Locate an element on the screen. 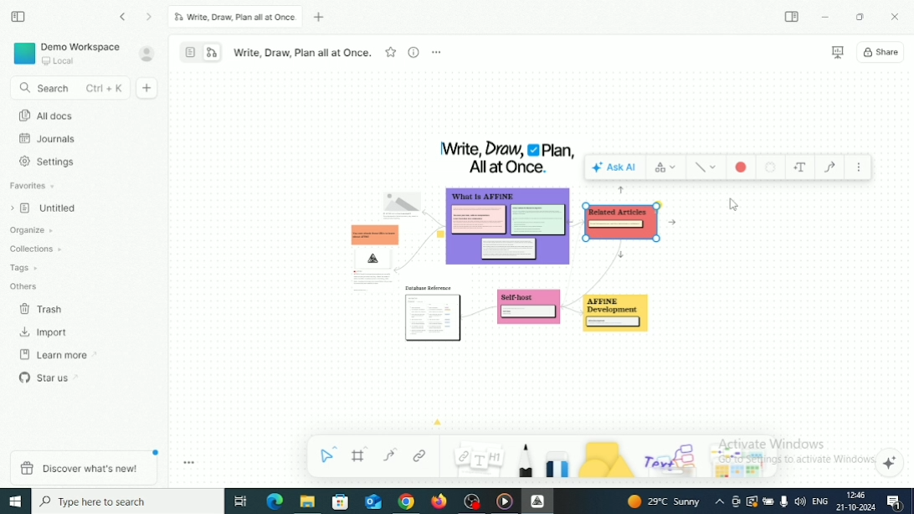 The width and height of the screenshot is (914, 514). Pen is located at coordinates (525, 460).